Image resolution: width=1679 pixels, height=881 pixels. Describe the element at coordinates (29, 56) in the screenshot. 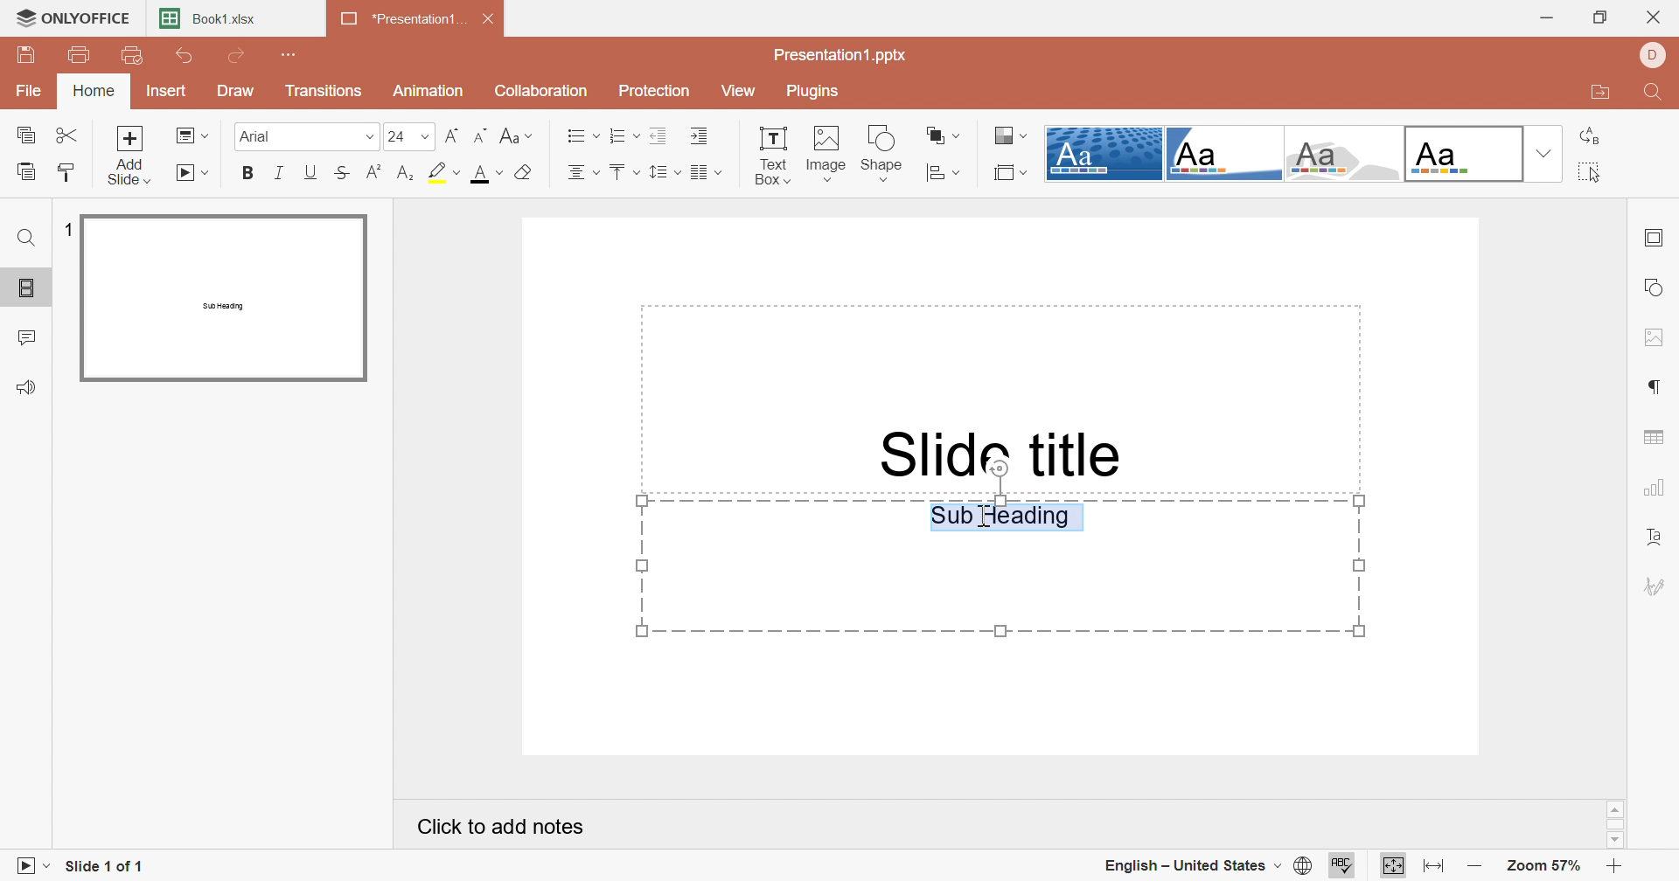

I see `Save` at that location.